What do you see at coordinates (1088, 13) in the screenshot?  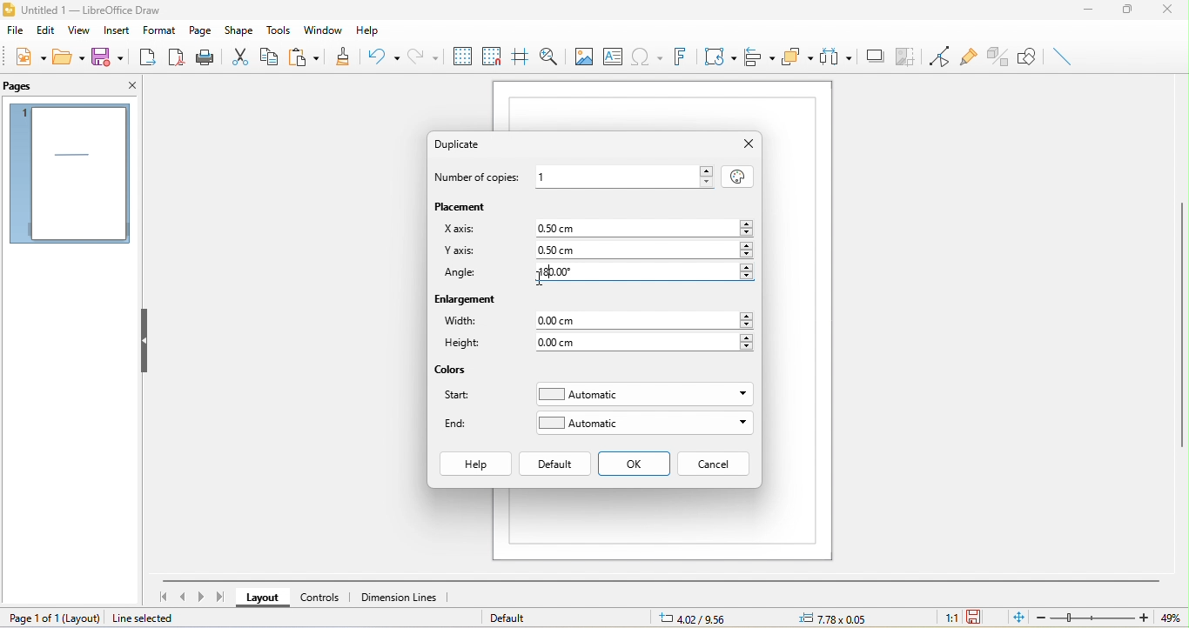 I see `minimize` at bounding box center [1088, 13].